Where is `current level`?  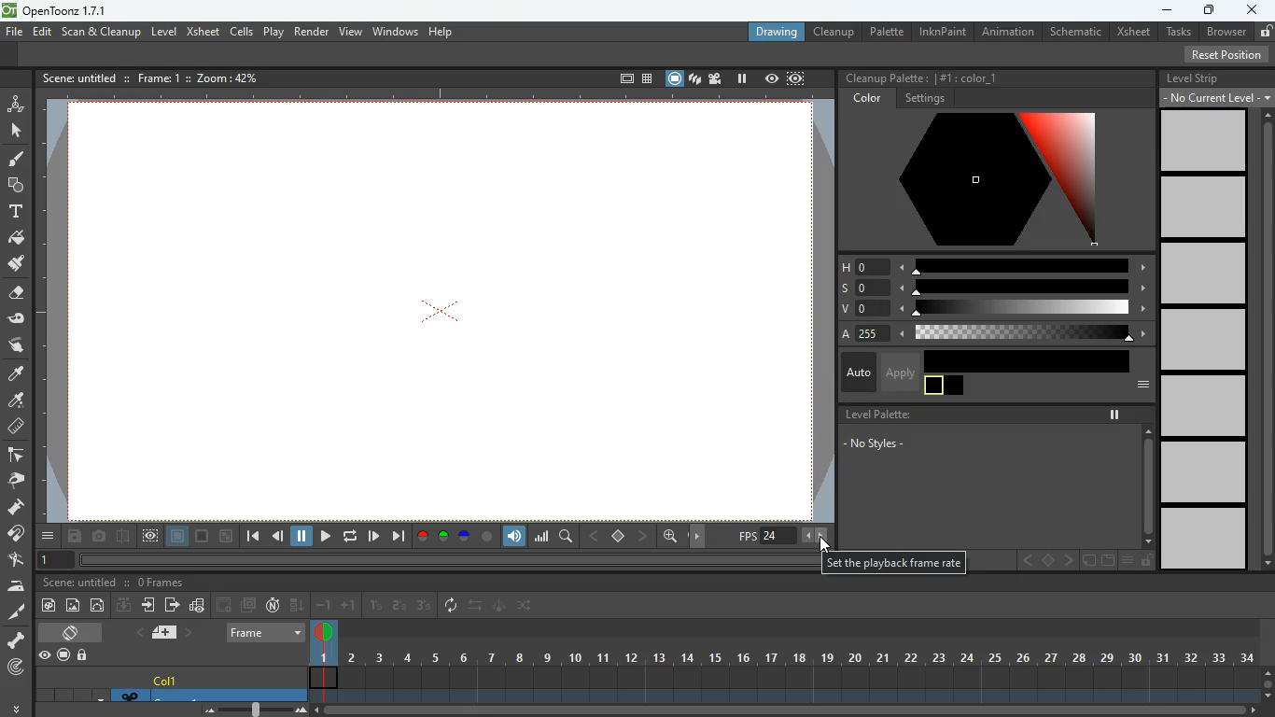 current level is located at coordinates (1216, 97).